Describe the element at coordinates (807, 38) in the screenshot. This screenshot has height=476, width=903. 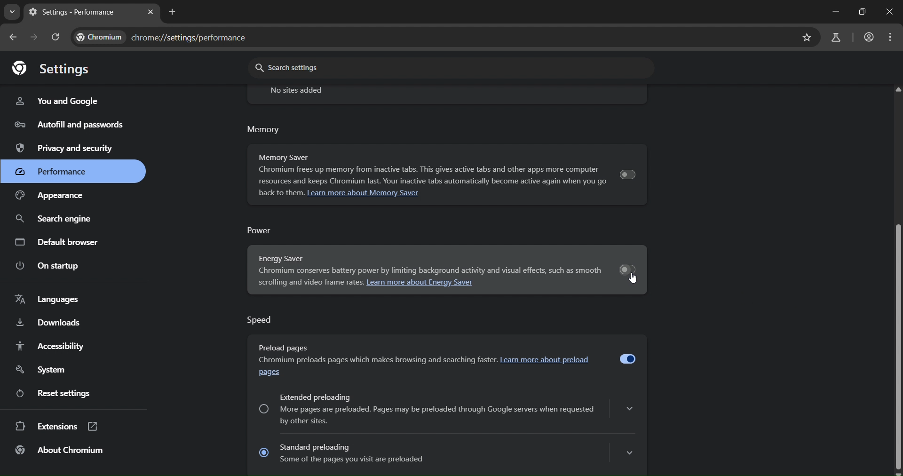
I see `bookmark` at that location.